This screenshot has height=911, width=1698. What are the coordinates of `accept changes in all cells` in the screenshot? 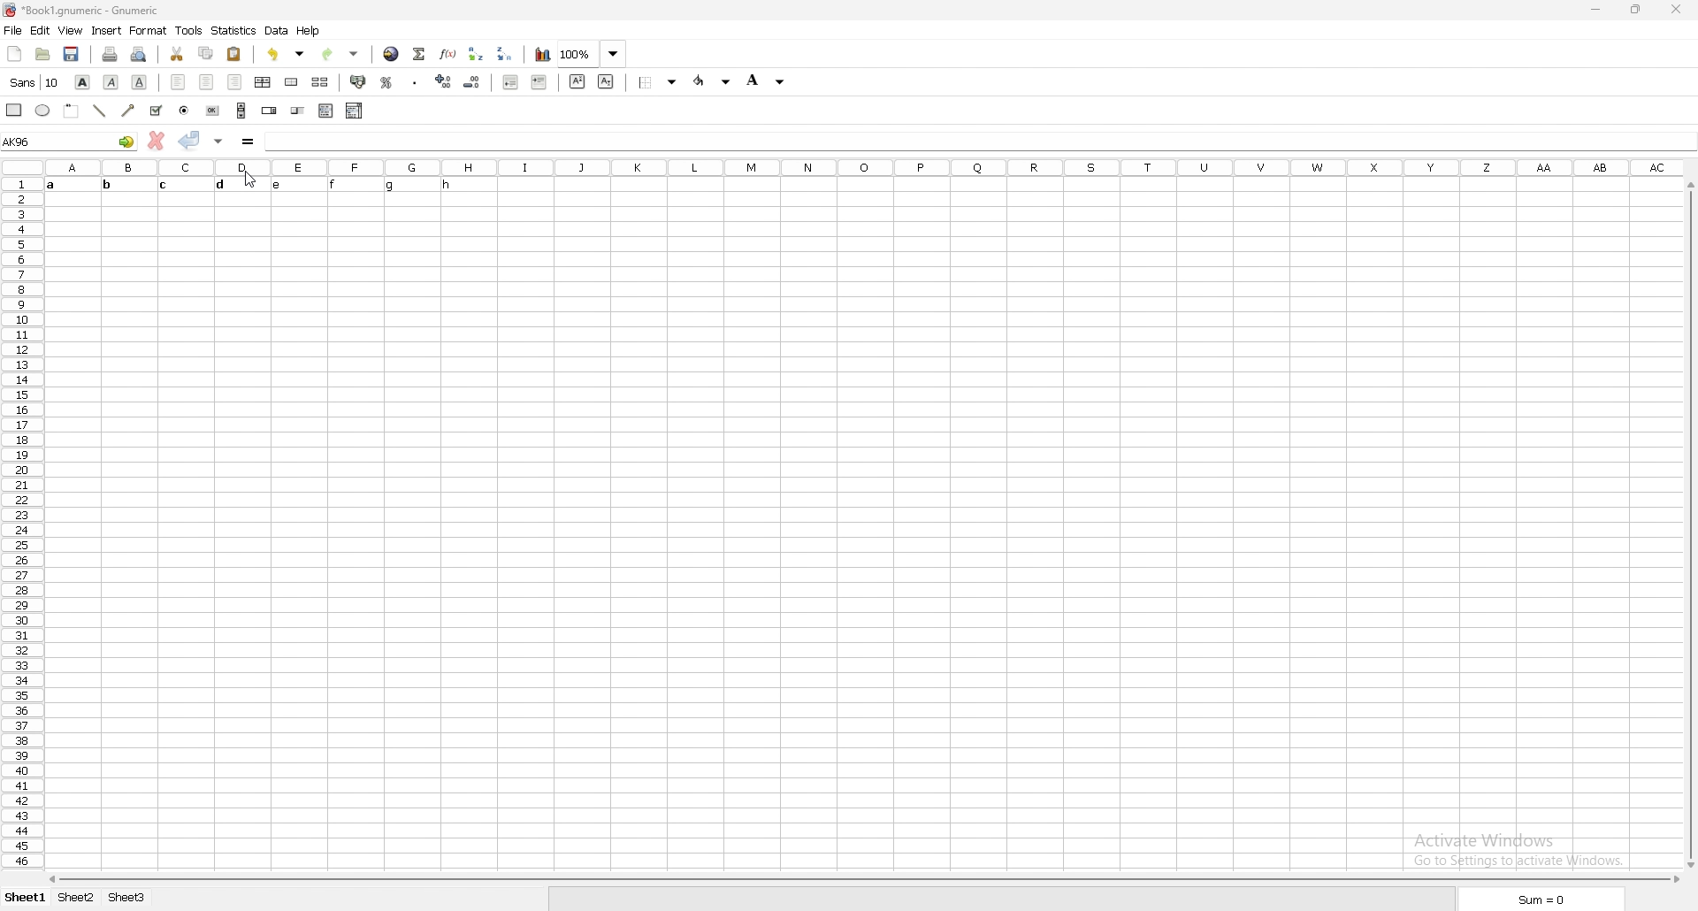 It's located at (220, 142).